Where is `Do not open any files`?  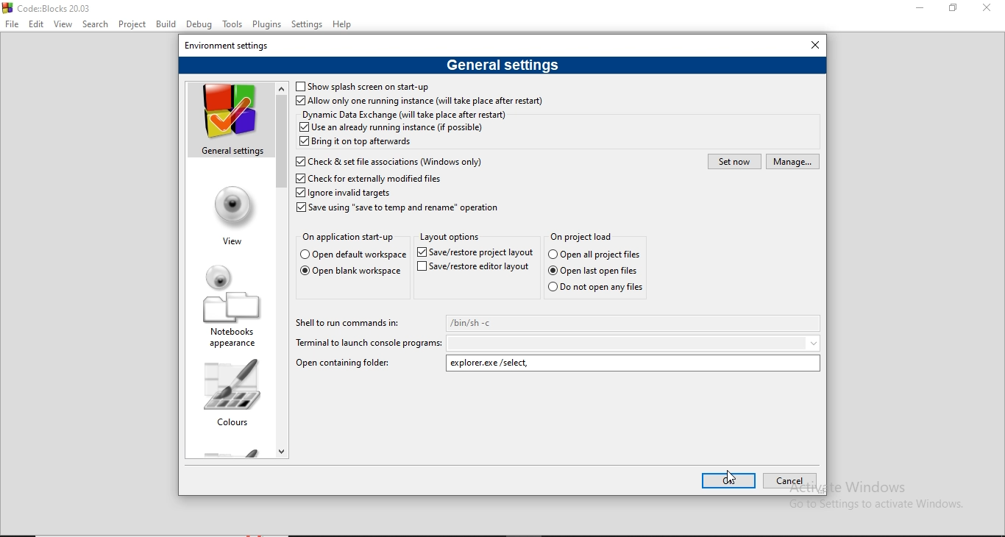 Do not open any files is located at coordinates (597, 288).